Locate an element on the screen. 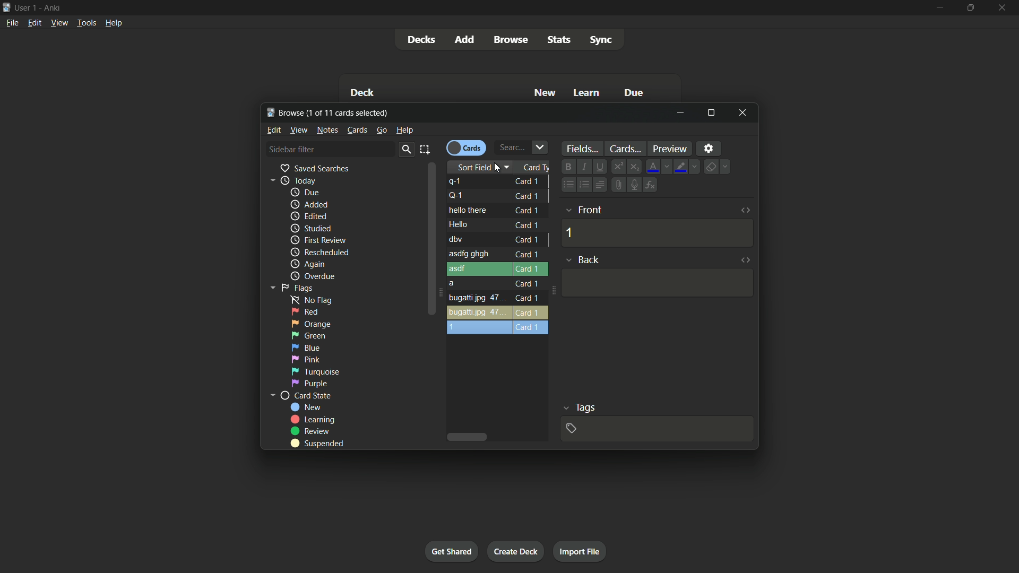 Image resolution: width=1019 pixels, height=573 pixels. tags is located at coordinates (584, 407).